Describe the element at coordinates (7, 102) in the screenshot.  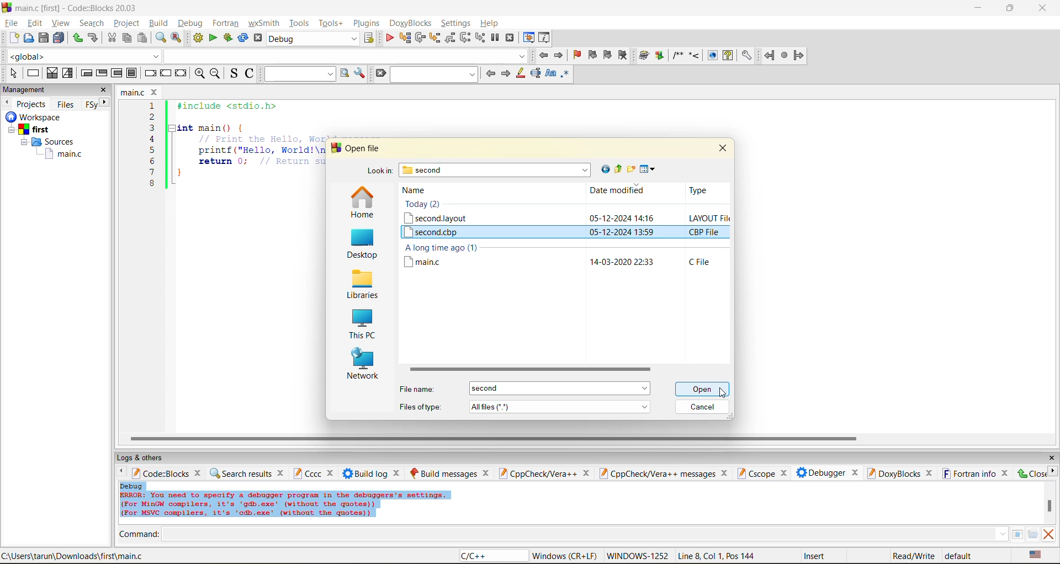
I see `previous` at that location.